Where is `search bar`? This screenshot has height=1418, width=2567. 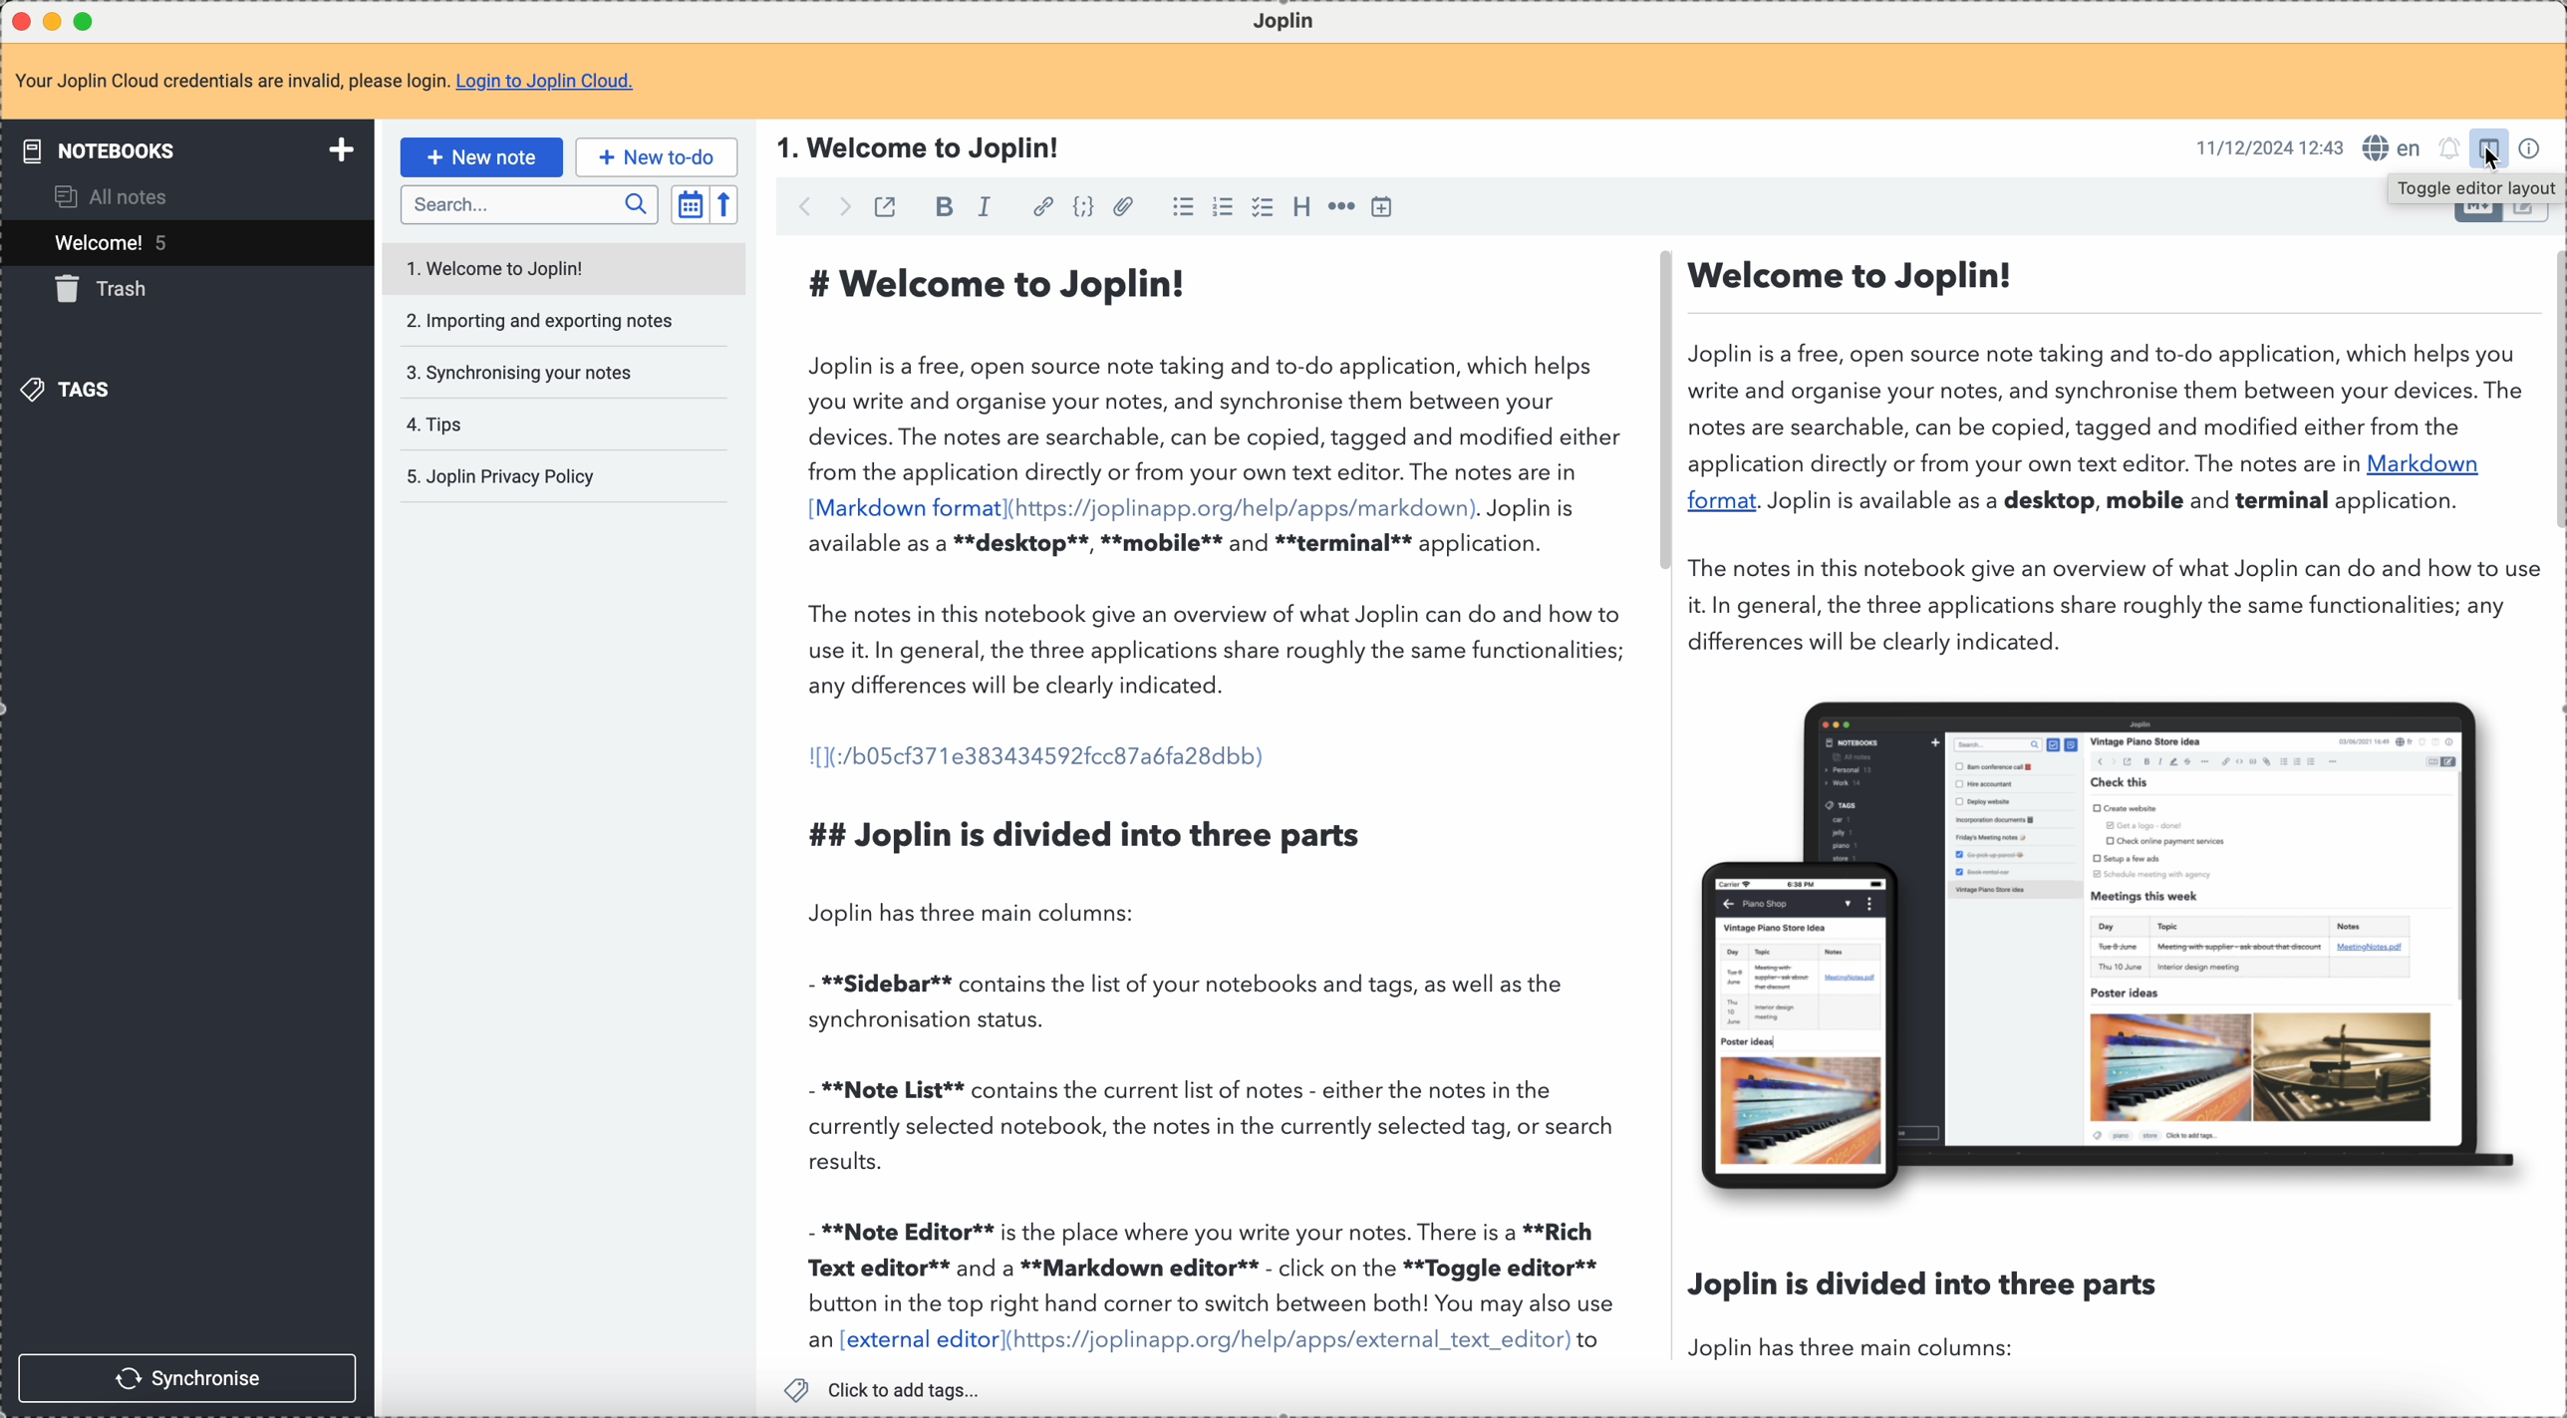
search bar is located at coordinates (528, 205).